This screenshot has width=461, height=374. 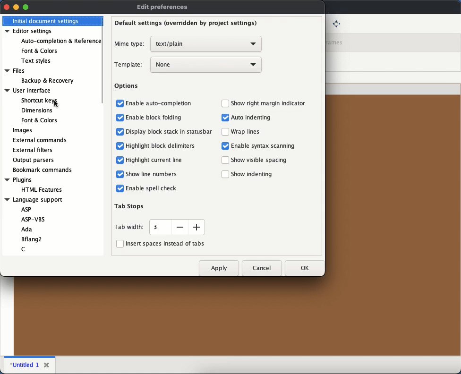 What do you see at coordinates (52, 81) in the screenshot?
I see `Backup & Recovery` at bounding box center [52, 81].